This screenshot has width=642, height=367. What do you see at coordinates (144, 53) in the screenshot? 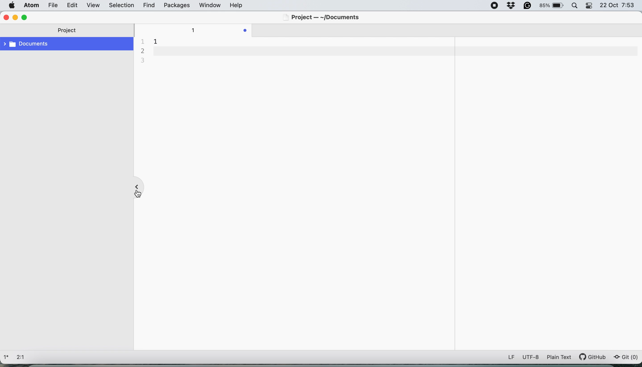
I see `line number` at bounding box center [144, 53].